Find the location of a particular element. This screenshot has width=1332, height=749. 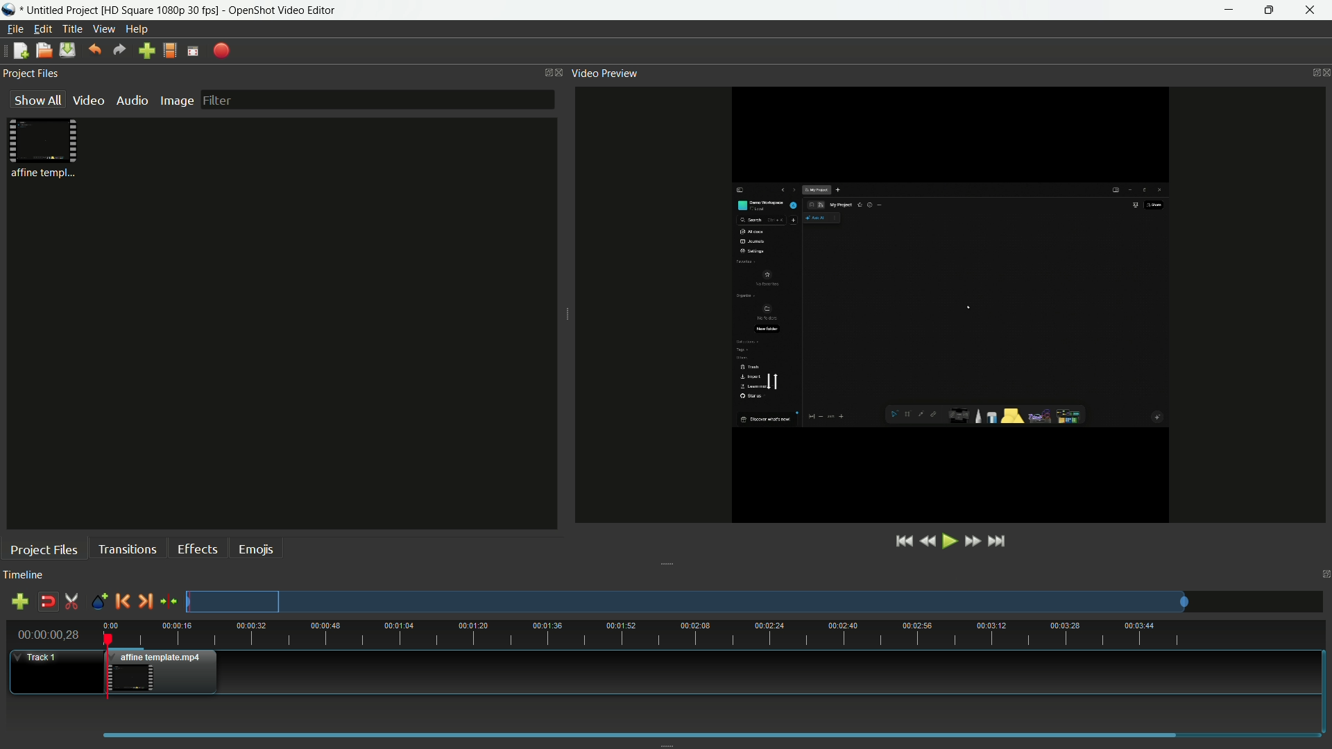

full screen is located at coordinates (193, 50).